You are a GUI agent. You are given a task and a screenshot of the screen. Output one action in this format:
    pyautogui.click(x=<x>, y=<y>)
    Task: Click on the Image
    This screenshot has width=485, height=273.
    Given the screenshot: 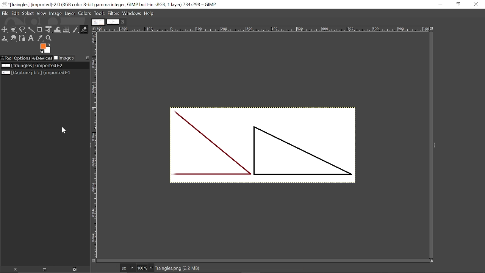 What is the action you would take?
    pyautogui.click(x=55, y=13)
    